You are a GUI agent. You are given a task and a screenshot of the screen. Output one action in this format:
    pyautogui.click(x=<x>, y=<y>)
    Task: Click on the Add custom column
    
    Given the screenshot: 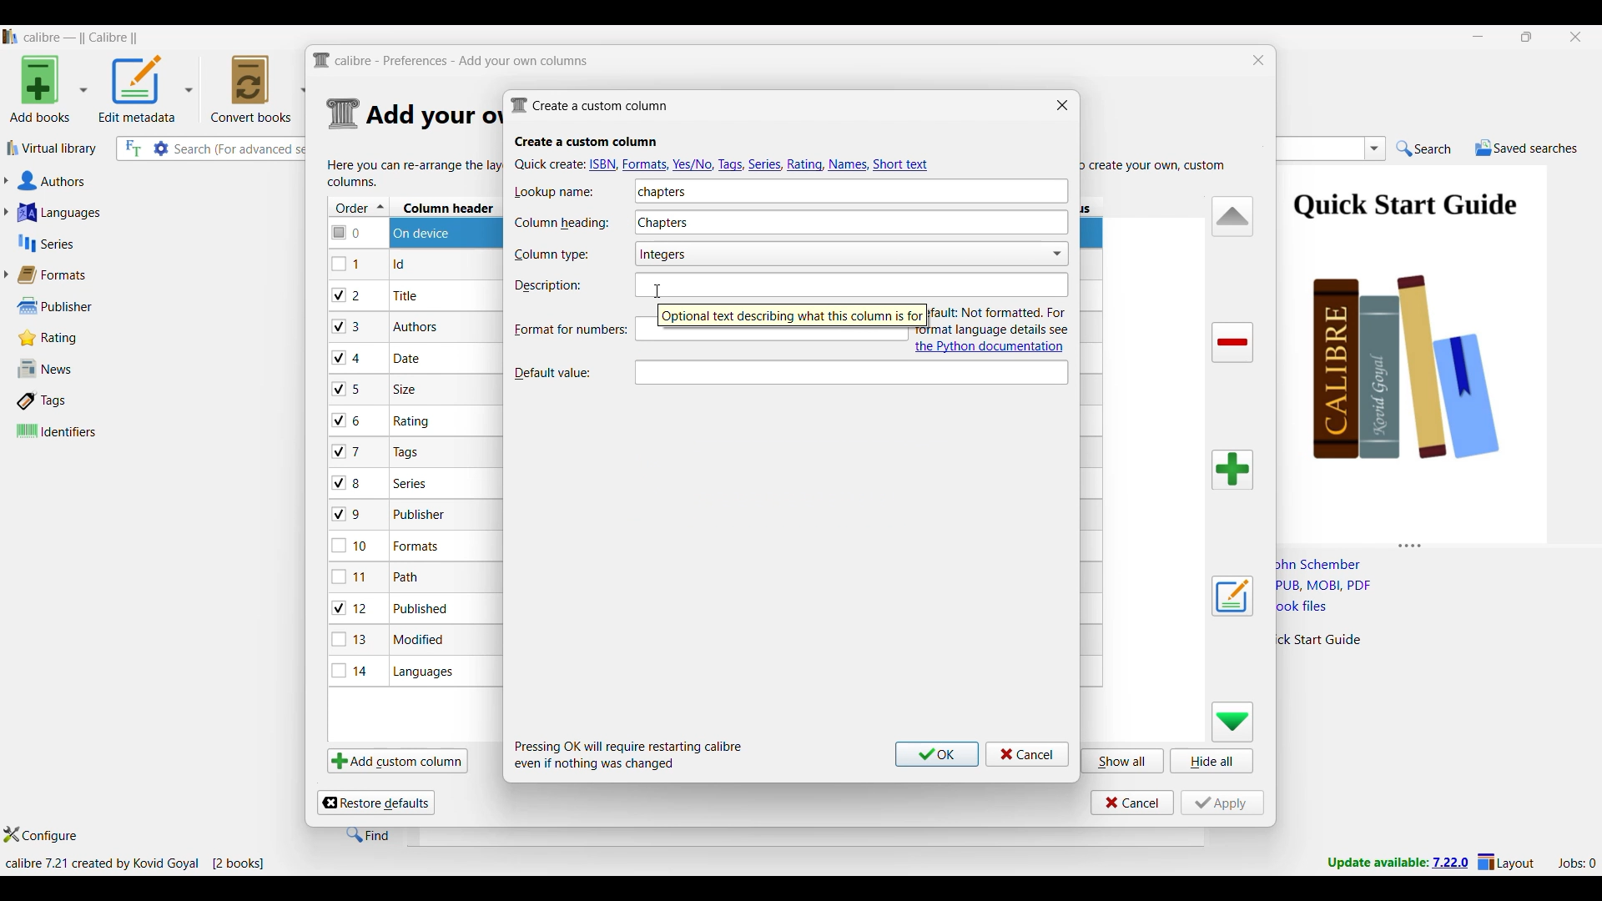 What is the action you would take?
    pyautogui.click(x=397, y=760)
    